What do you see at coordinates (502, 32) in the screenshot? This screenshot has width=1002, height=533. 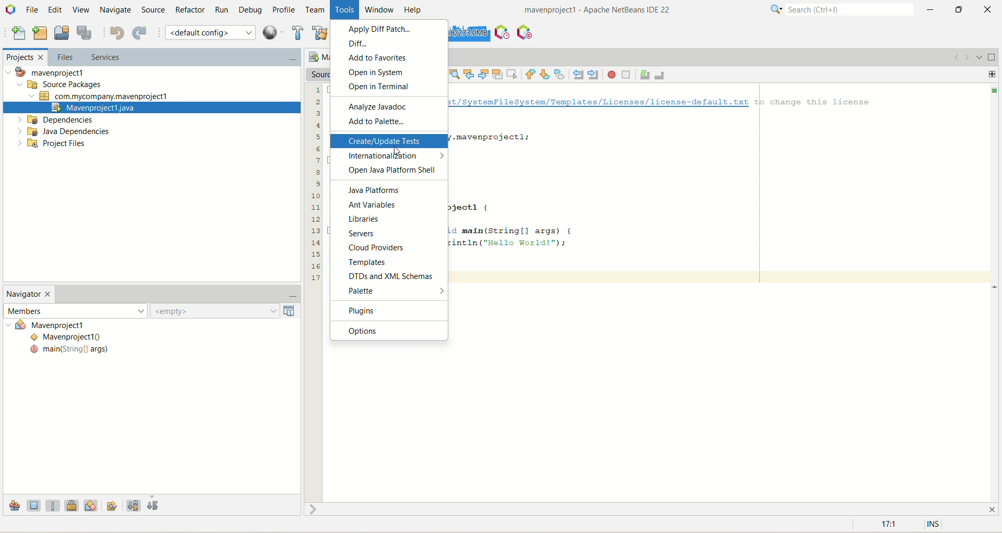 I see `profile IDE` at bounding box center [502, 32].